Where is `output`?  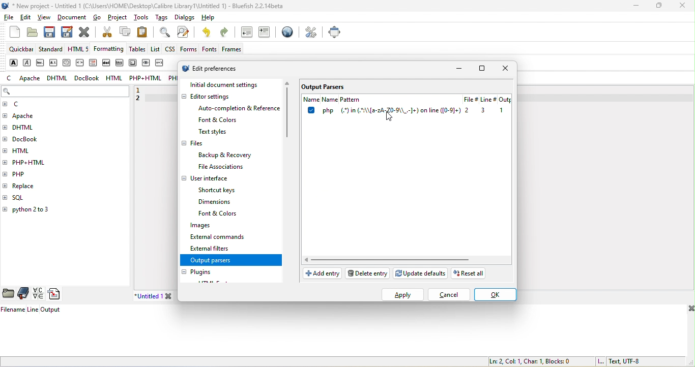 output is located at coordinates (504, 104).